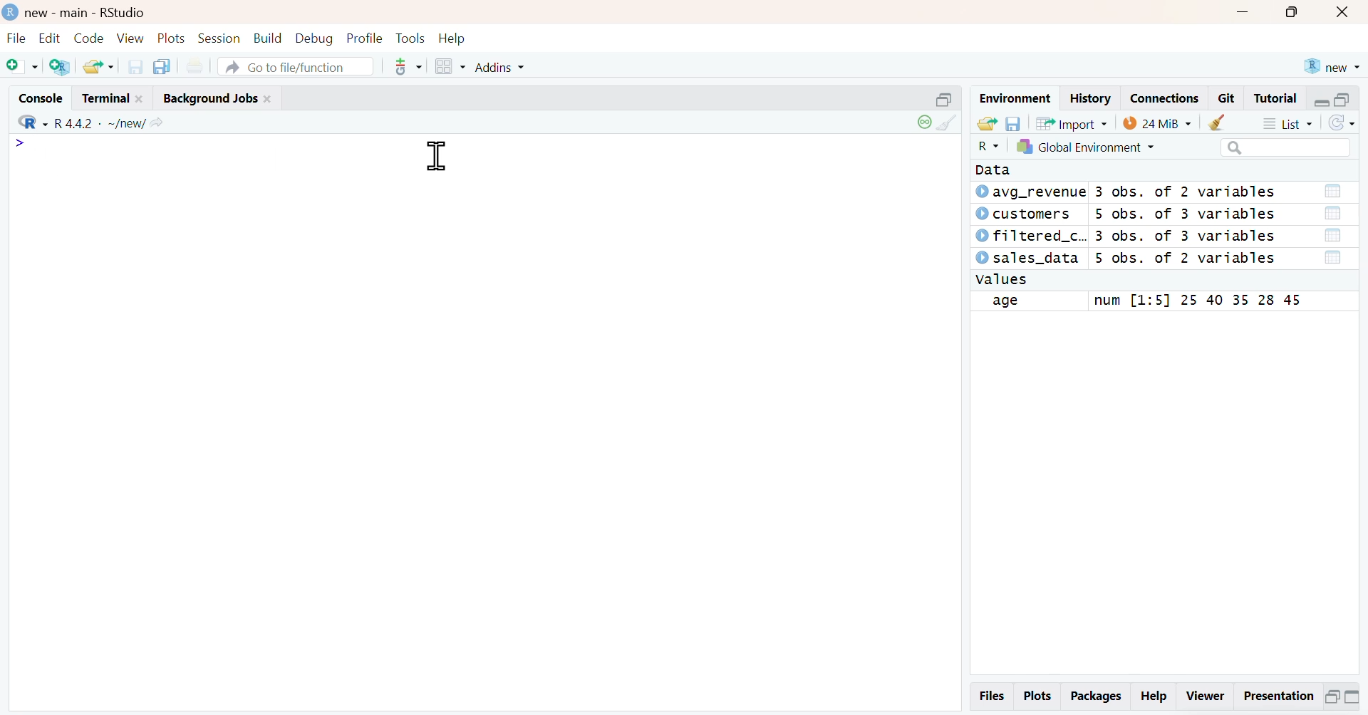 This screenshot has width=1368, height=715. What do you see at coordinates (484, 357) in the screenshot?
I see `Console pane` at bounding box center [484, 357].